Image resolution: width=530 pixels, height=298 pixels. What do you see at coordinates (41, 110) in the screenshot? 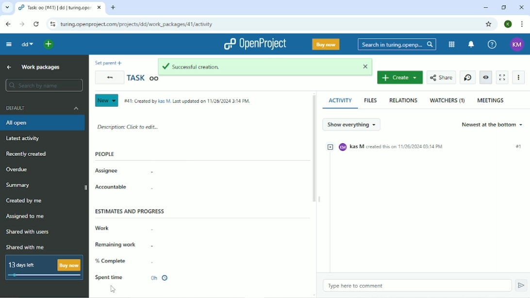
I see `Default` at bounding box center [41, 110].